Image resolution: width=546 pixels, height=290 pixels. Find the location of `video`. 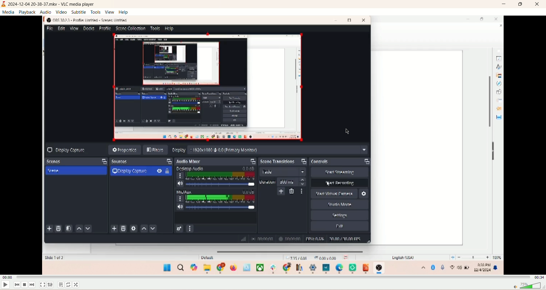

video is located at coordinates (61, 12).